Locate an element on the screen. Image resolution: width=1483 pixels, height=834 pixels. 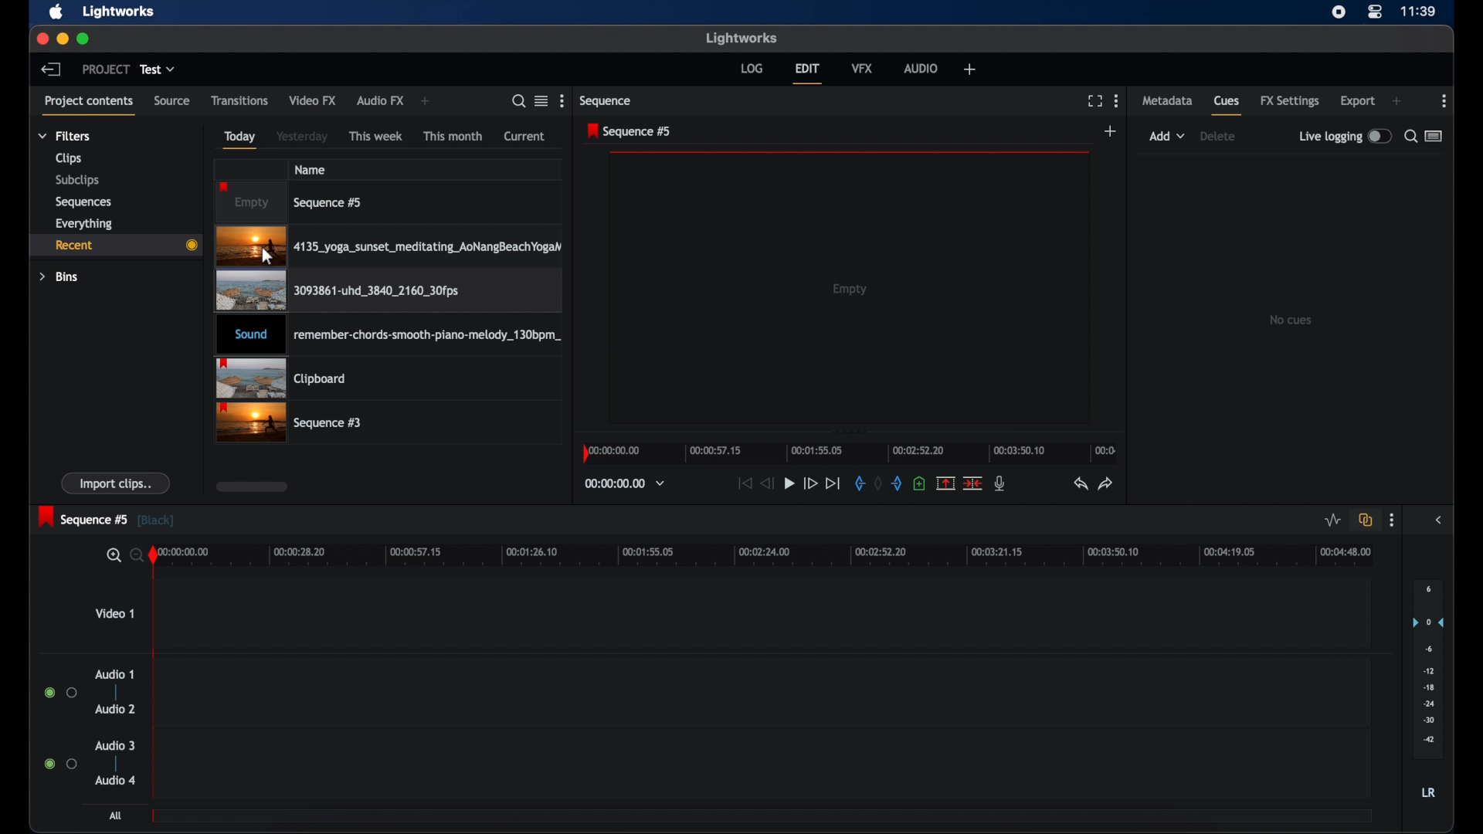
empty is located at coordinates (851, 289).